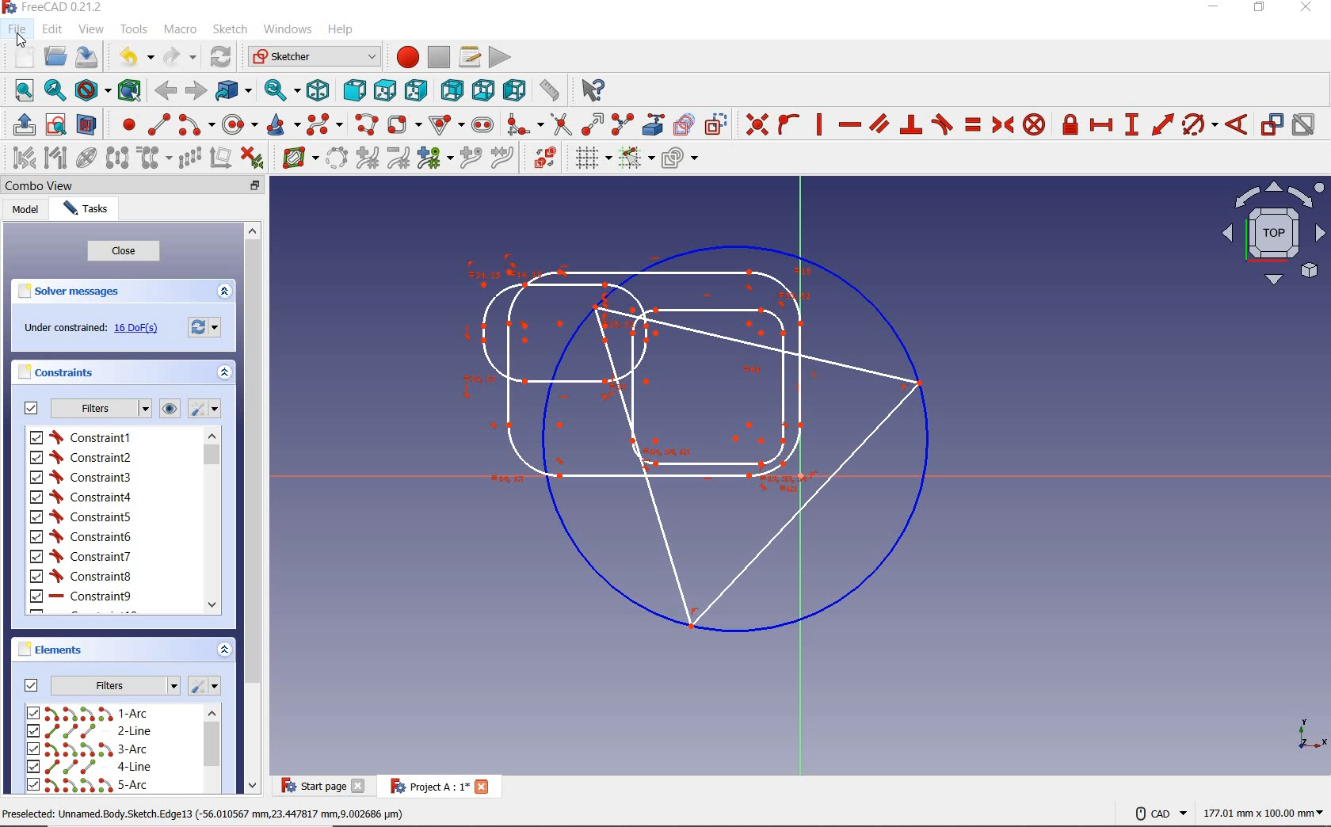 The width and height of the screenshot is (1331, 827). I want to click on show/hide b-spline information layer, so click(296, 158).